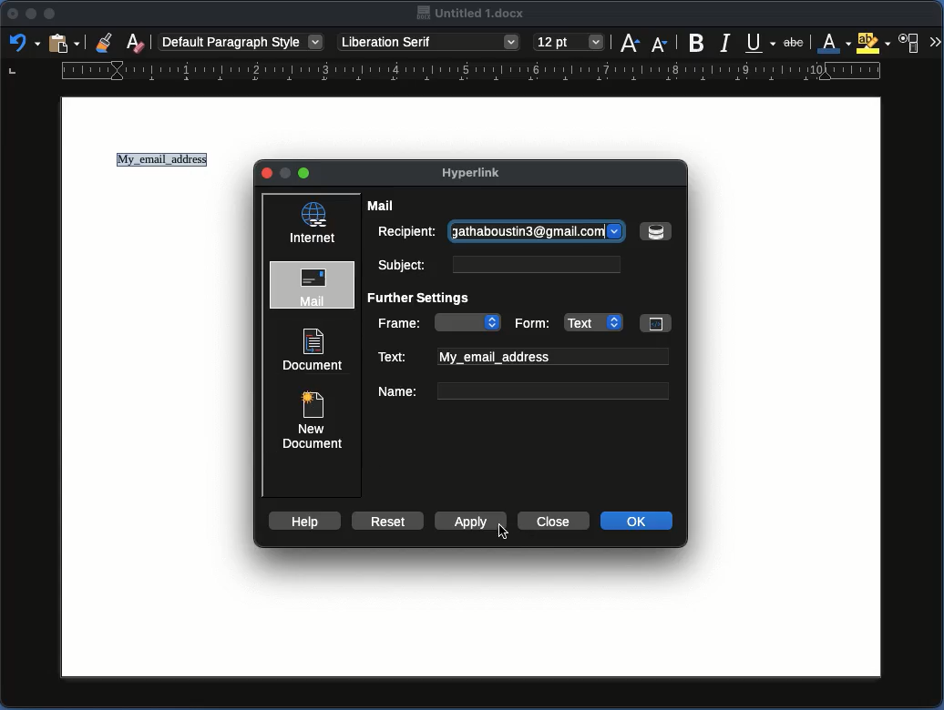 The image size is (944, 710). Describe the element at coordinates (659, 45) in the screenshot. I see `Size decrease` at that location.